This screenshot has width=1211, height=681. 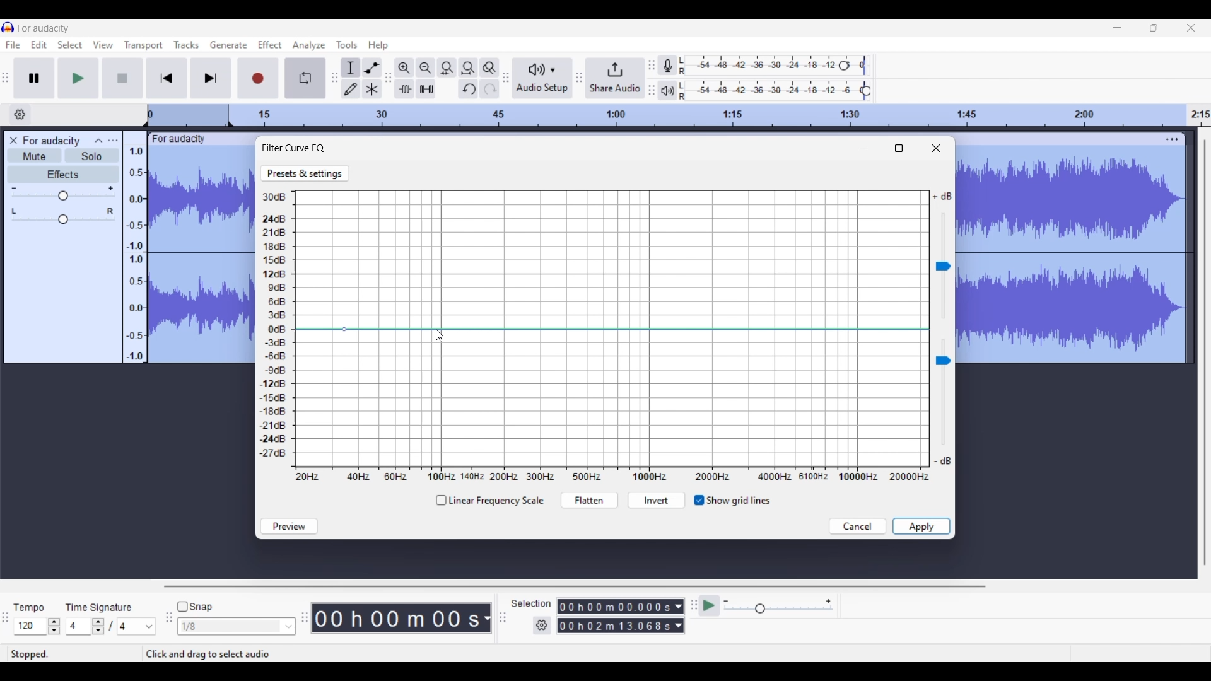 What do you see at coordinates (899, 148) in the screenshot?
I see `Fullscreen` at bounding box center [899, 148].